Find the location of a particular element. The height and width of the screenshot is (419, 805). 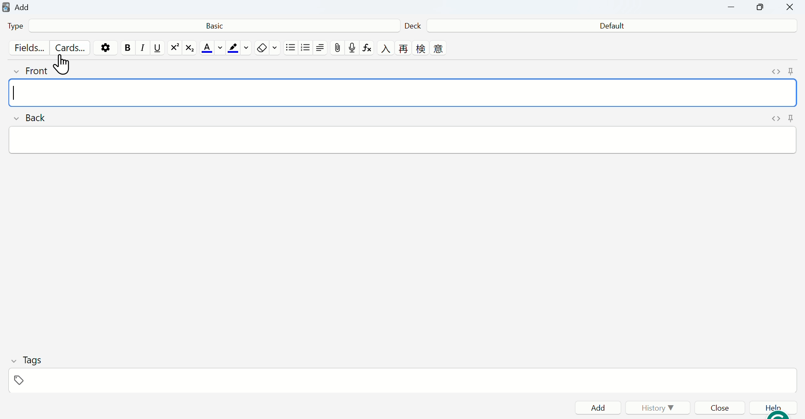

back input field is located at coordinates (402, 139).